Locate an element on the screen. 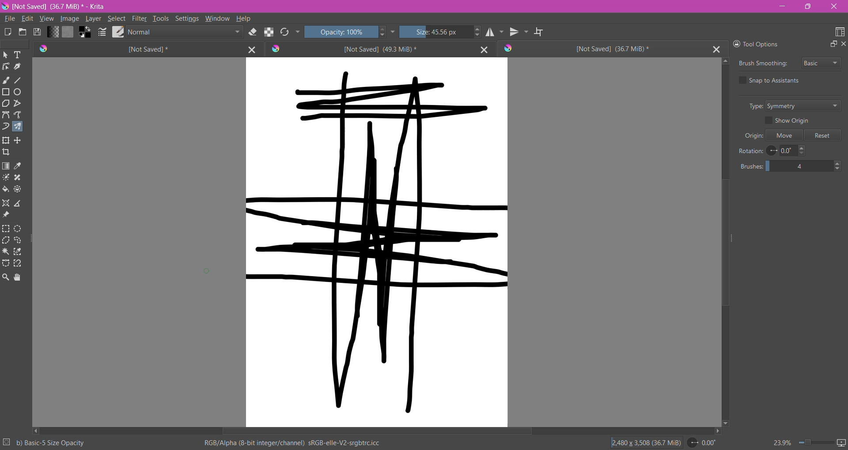 The image size is (848, 450). Selected Brush Preset is located at coordinates (51, 443).